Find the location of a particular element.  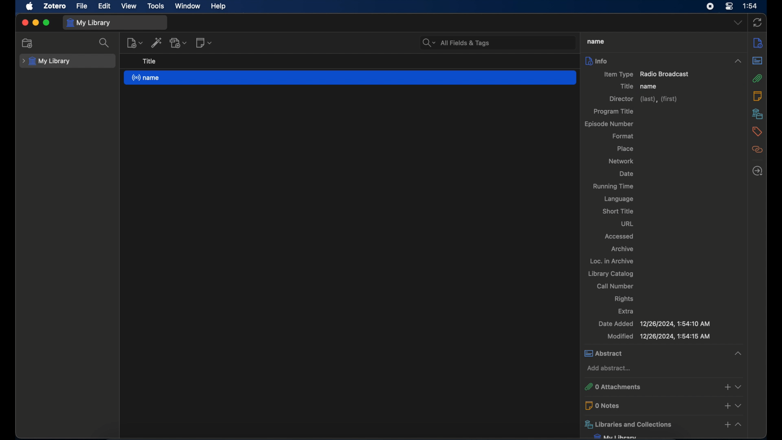

search is located at coordinates (105, 43).